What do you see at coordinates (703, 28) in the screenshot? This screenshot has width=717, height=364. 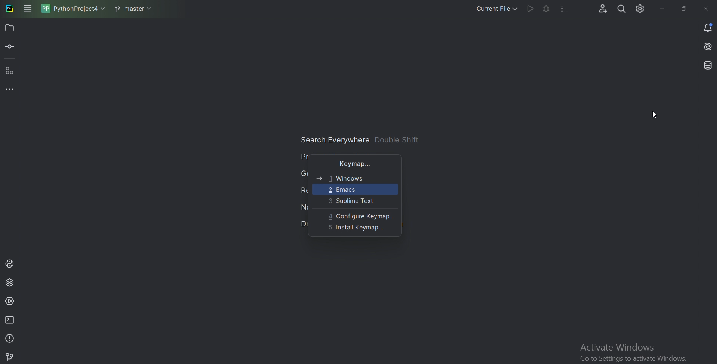 I see `Notifications` at bounding box center [703, 28].